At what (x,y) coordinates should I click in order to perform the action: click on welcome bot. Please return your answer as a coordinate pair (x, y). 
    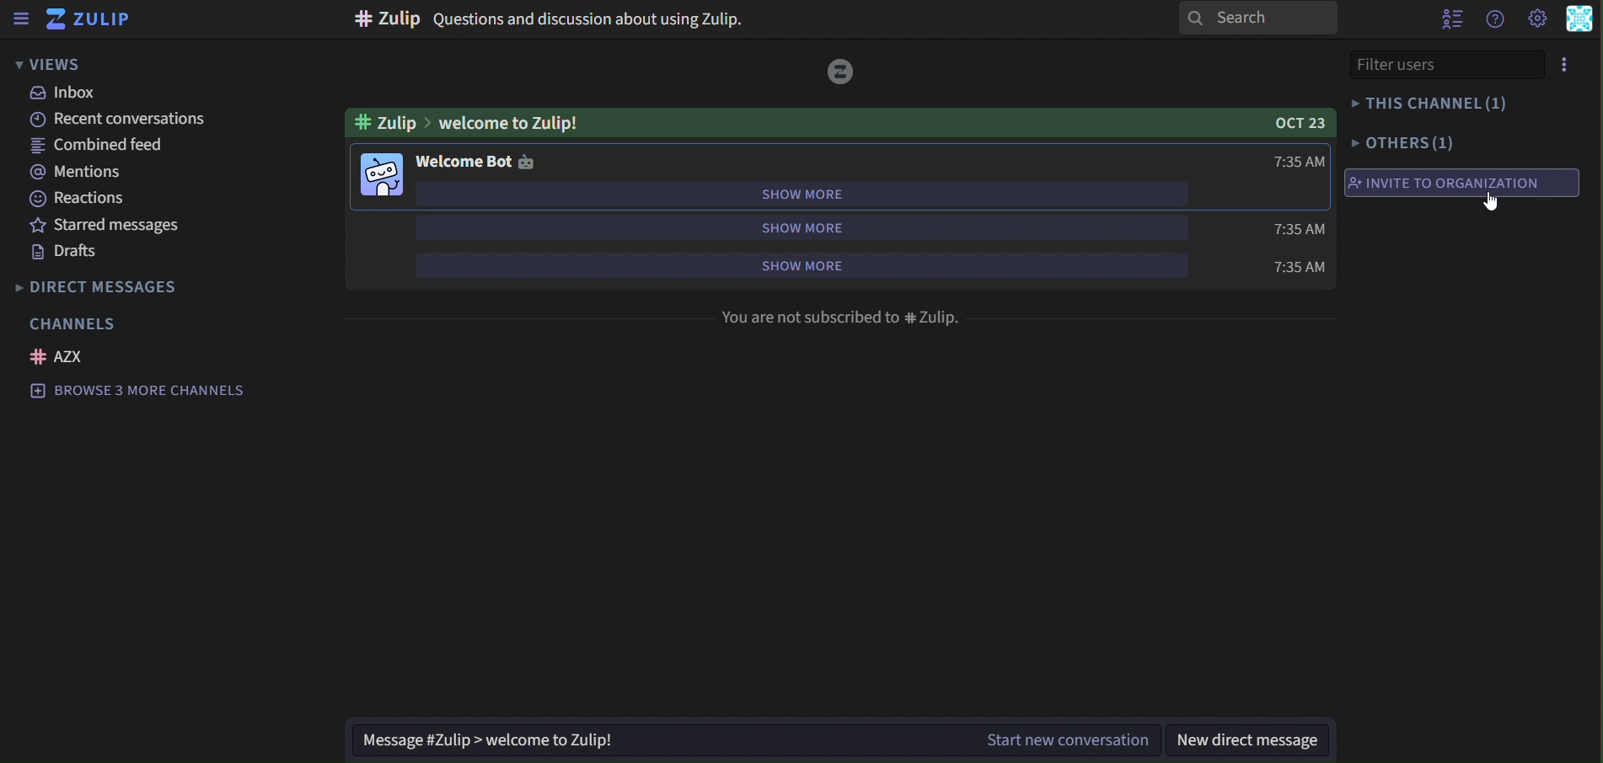
    Looking at the image, I should click on (484, 162).